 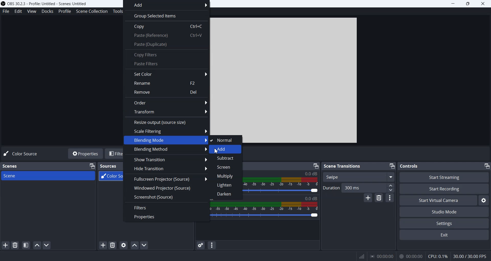 I want to click on Scene Transitions, so click(x=343, y=166).